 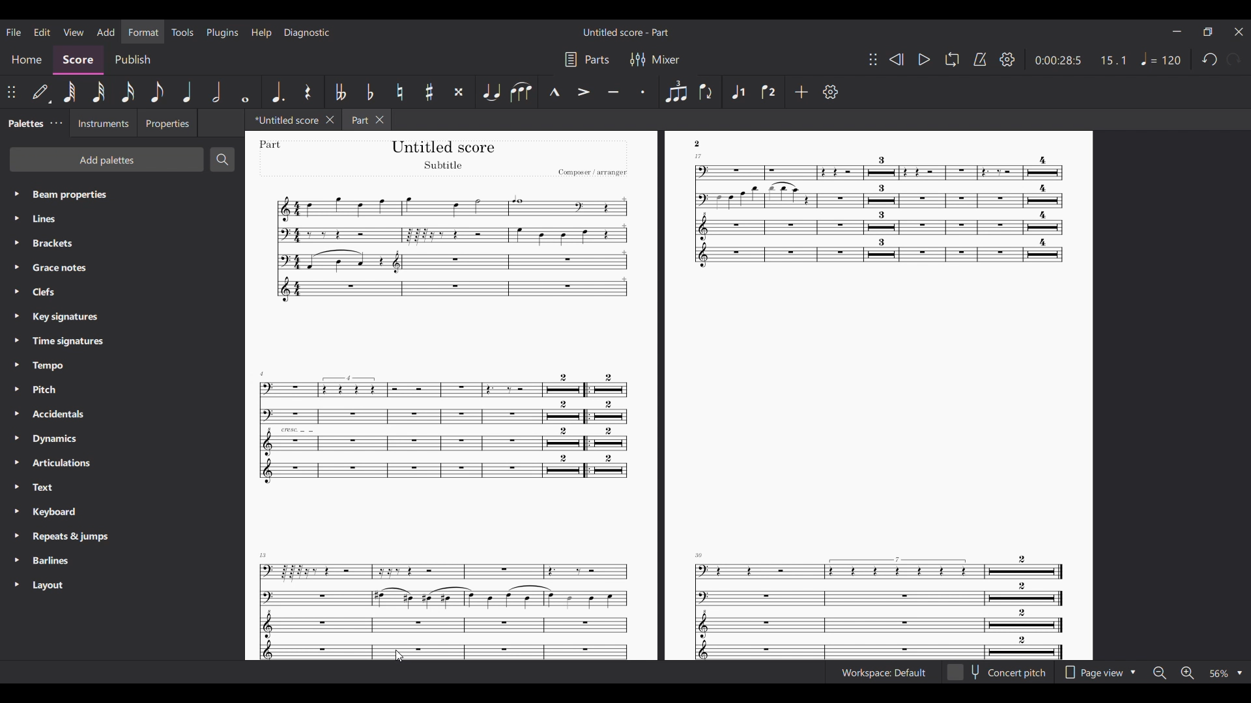 I want to click on Instruments tab, so click(x=104, y=124).